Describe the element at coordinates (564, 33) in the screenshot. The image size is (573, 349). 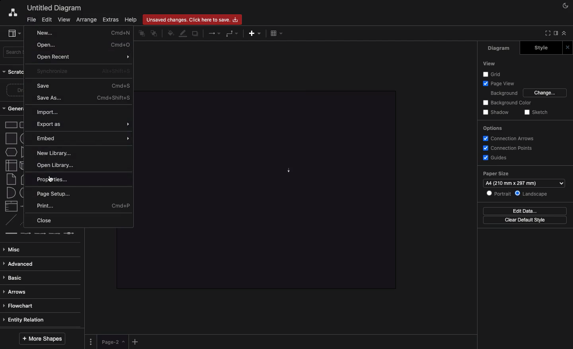
I see `Collapse` at that location.